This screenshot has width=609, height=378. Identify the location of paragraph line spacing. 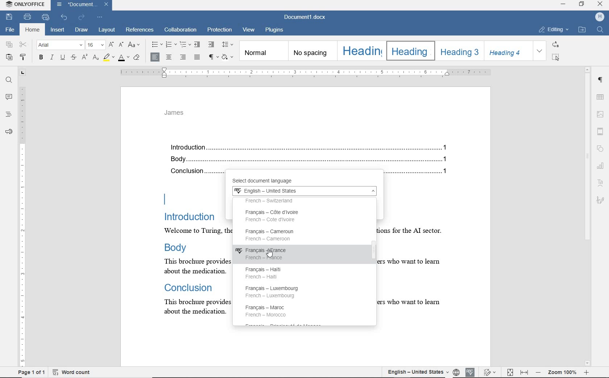
(228, 45).